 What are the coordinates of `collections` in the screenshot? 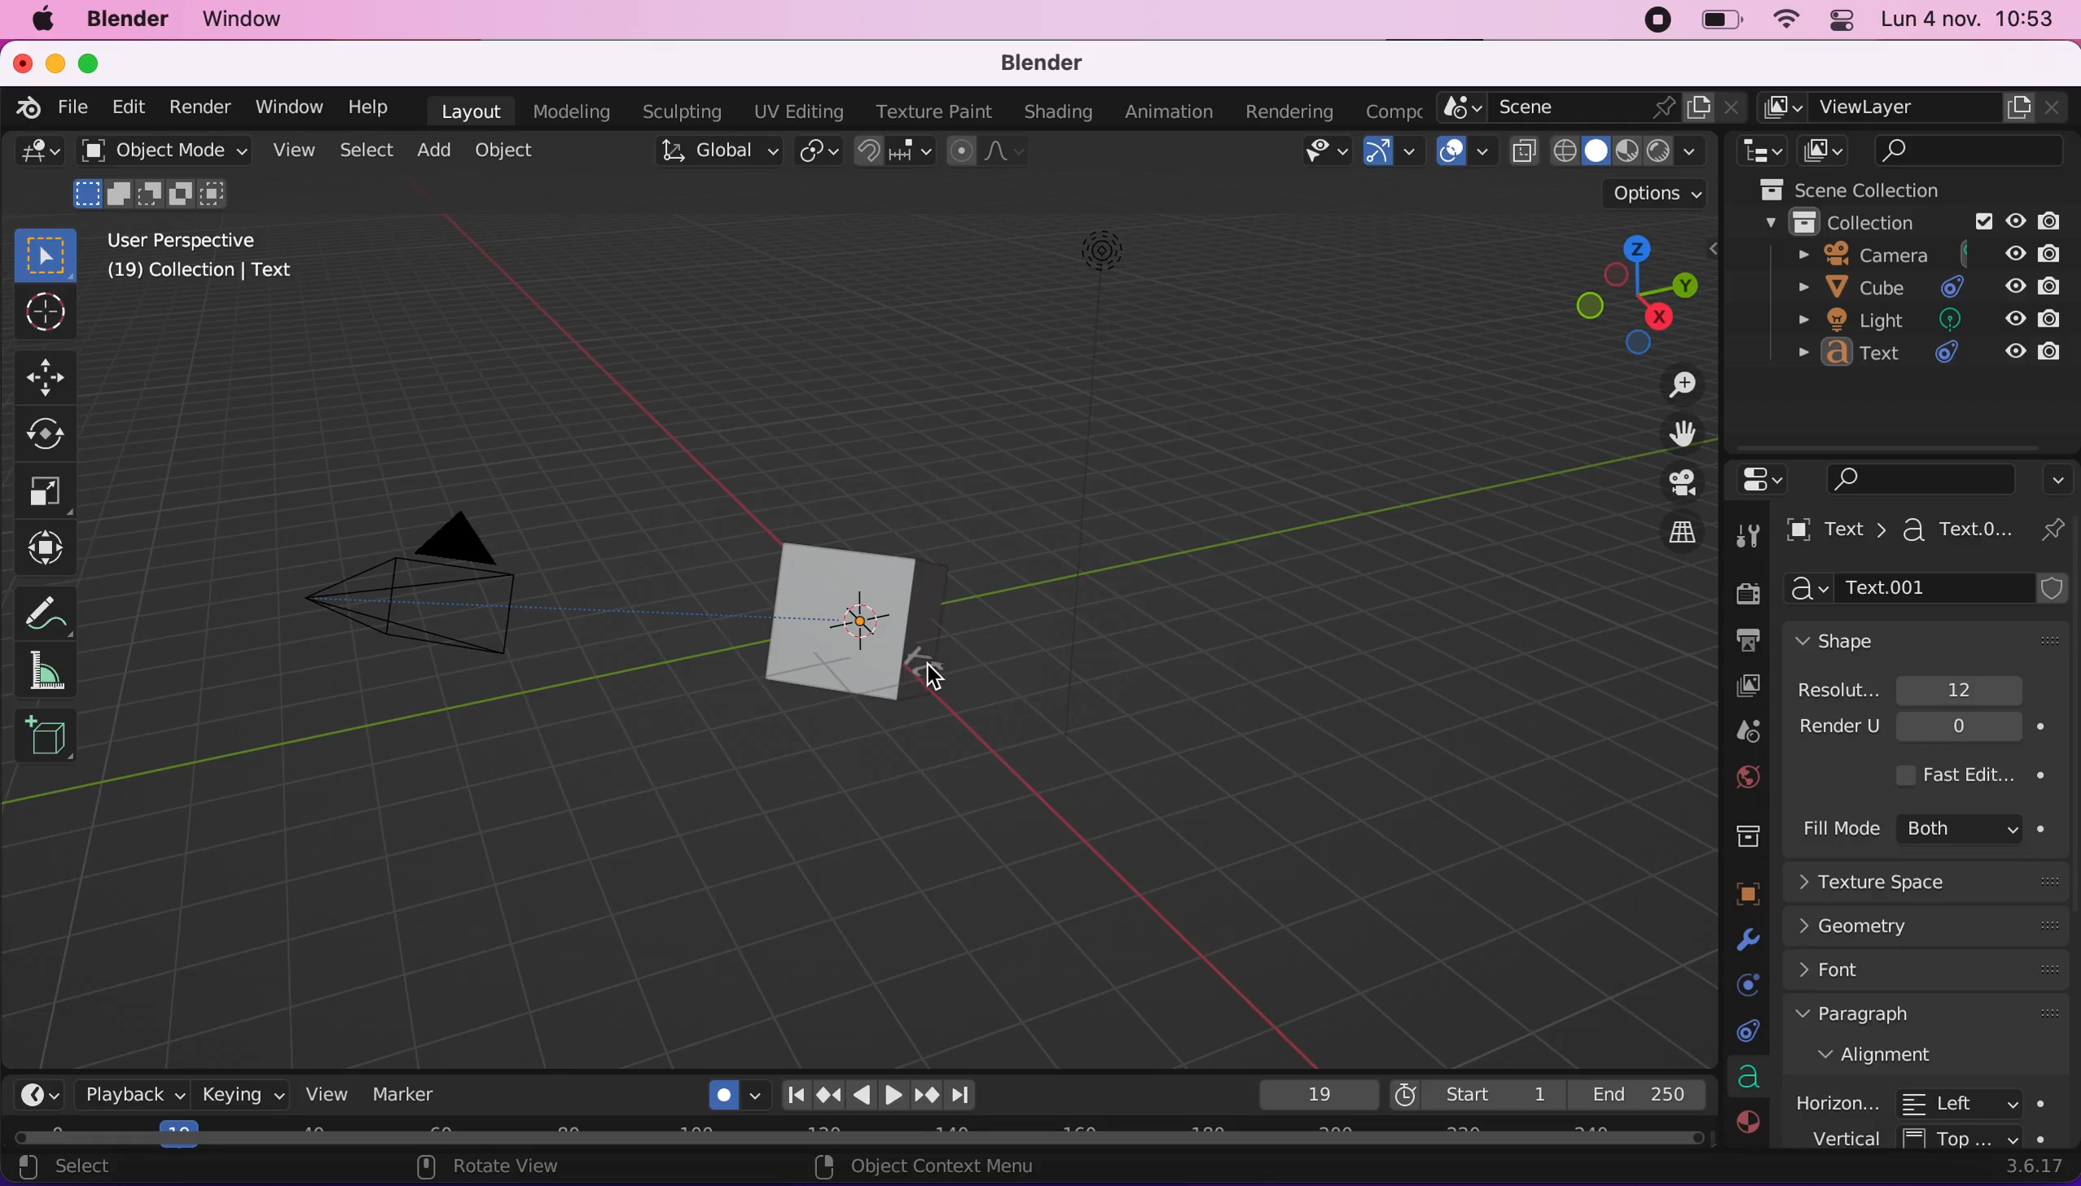 It's located at (1744, 838).